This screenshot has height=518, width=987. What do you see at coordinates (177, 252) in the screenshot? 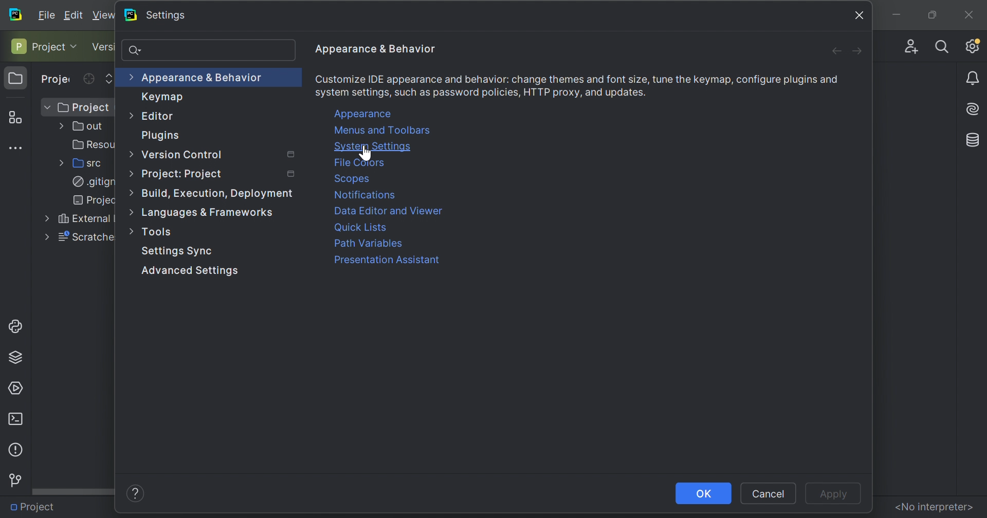
I see `Settings Sync` at bounding box center [177, 252].